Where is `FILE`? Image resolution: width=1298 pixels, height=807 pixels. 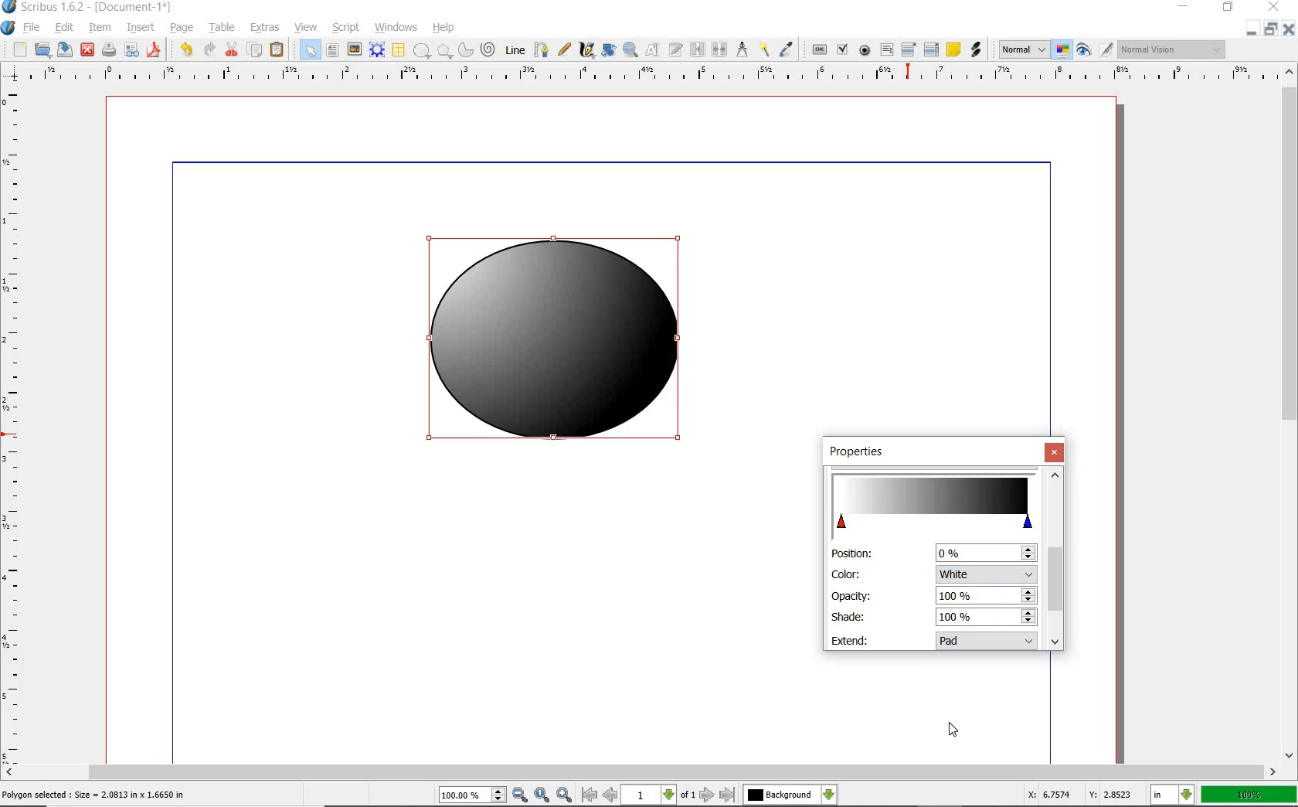
FILE is located at coordinates (33, 27).